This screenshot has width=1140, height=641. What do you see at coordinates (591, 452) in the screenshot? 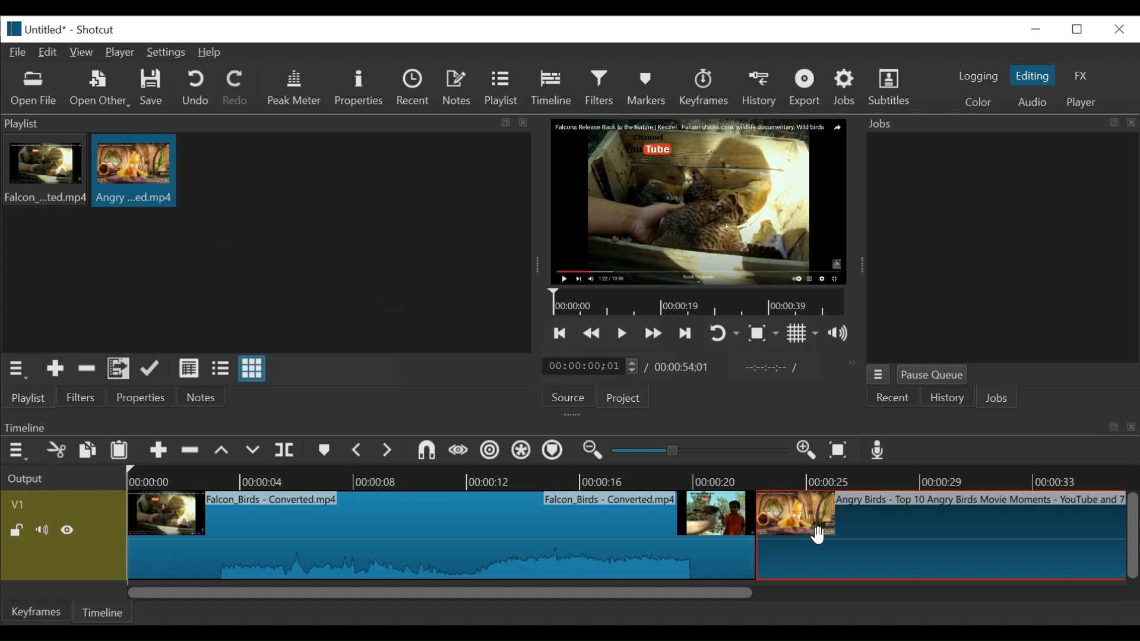
I see `Zoom timeline in` at bounding box center [591, 452].